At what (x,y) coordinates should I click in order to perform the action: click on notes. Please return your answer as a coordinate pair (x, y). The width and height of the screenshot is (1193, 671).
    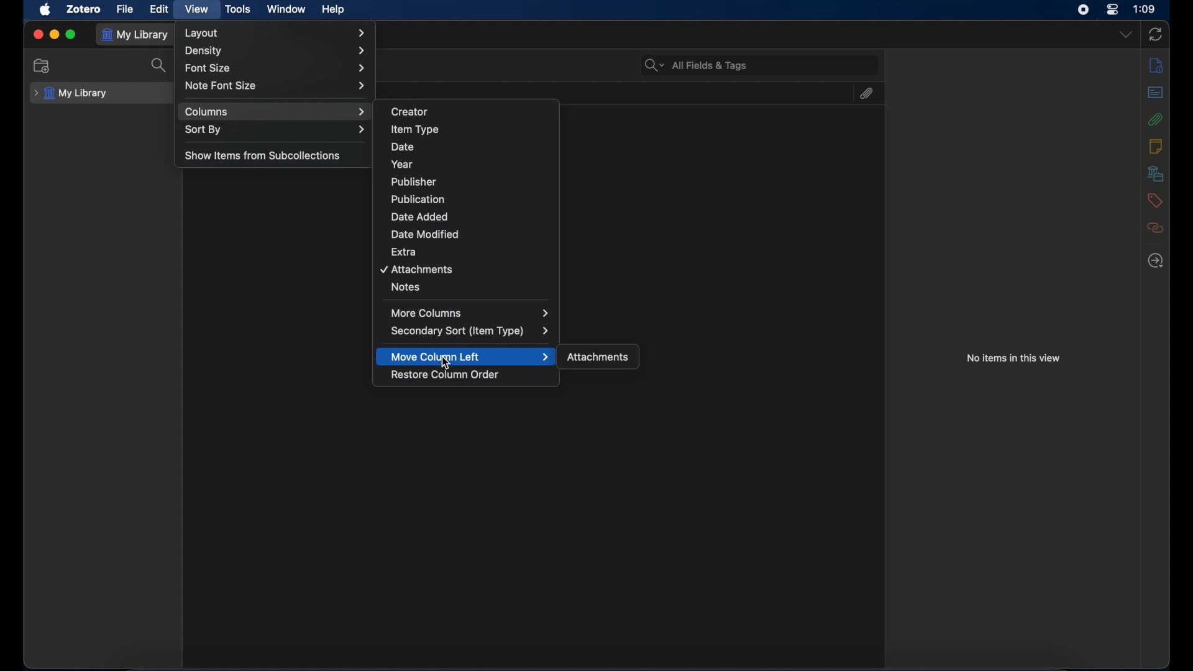
    Looking at the image, I should click on (1155, 146).